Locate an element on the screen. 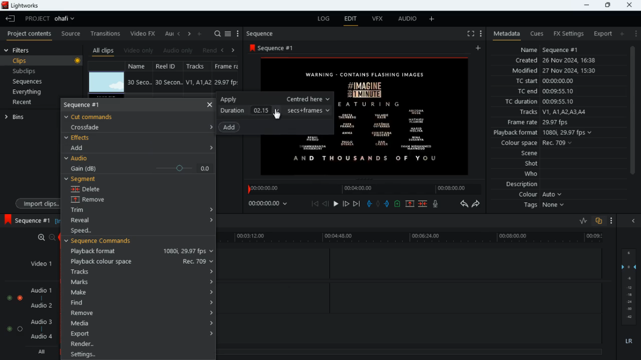  playback format is located at coordinates (139, 252).